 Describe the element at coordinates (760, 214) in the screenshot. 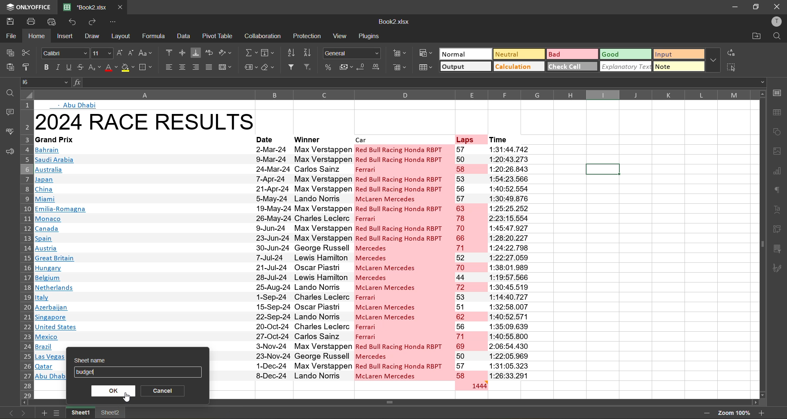

I see `scroll bar` at that location.